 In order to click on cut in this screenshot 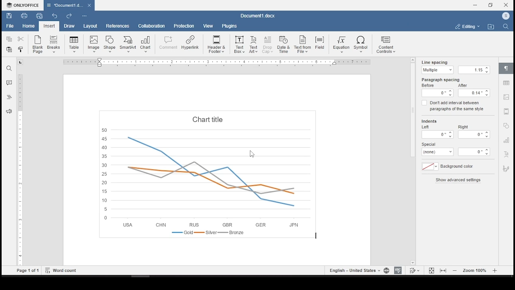, I will do `click(21, 39)`.